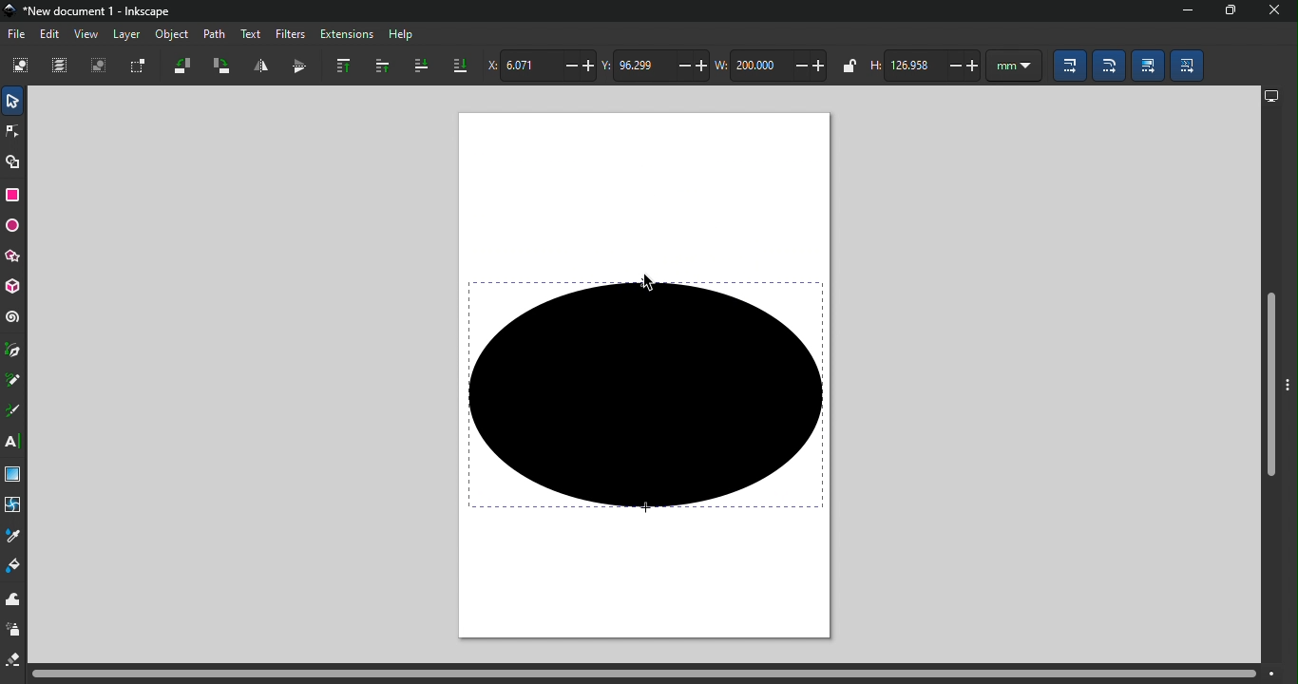  I want to click on Toggle command bar, so click(1290, 380).